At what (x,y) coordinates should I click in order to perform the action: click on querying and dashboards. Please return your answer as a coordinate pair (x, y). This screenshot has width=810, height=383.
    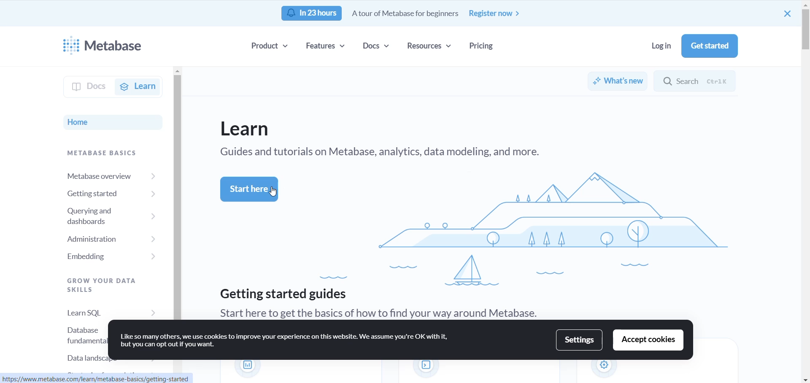
    Looking at the image, I should click on (100, 214).